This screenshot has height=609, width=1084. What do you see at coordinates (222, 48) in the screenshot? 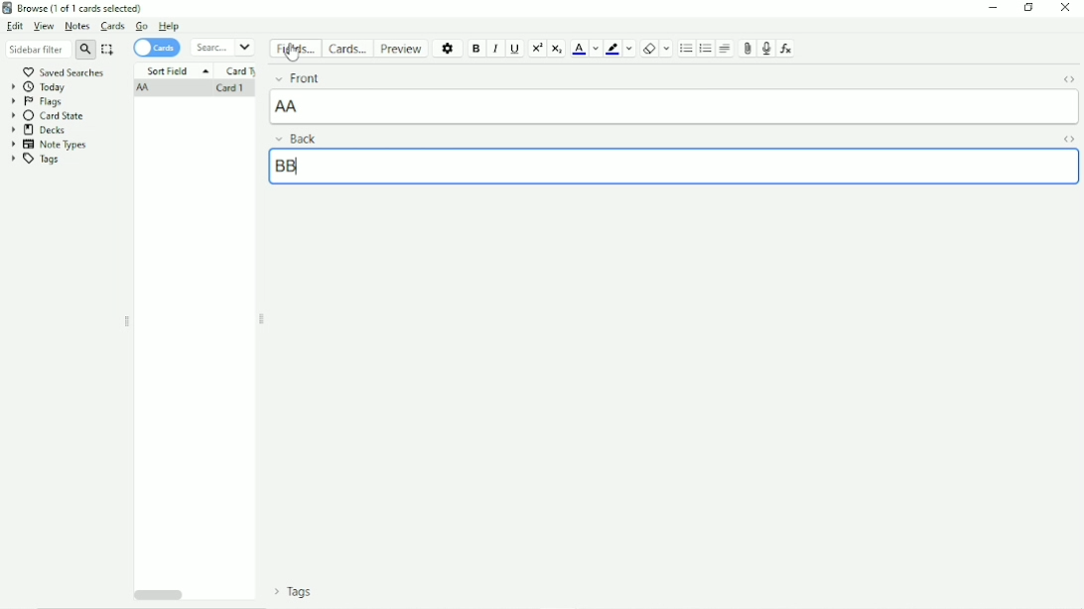
I see `Search` at bounding box center [222, 48].